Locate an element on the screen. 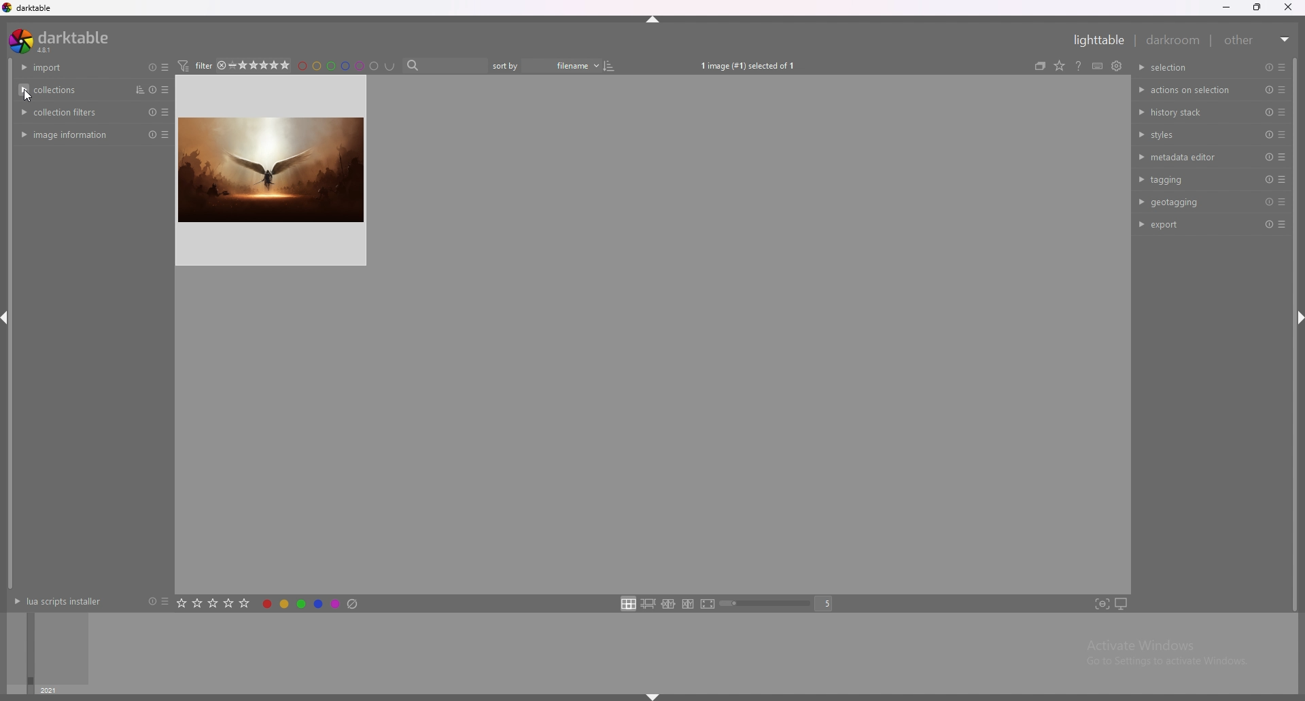 The width and height of the screenshot is (1305, 701). 1 image selected is located at coordinates (753, 65).